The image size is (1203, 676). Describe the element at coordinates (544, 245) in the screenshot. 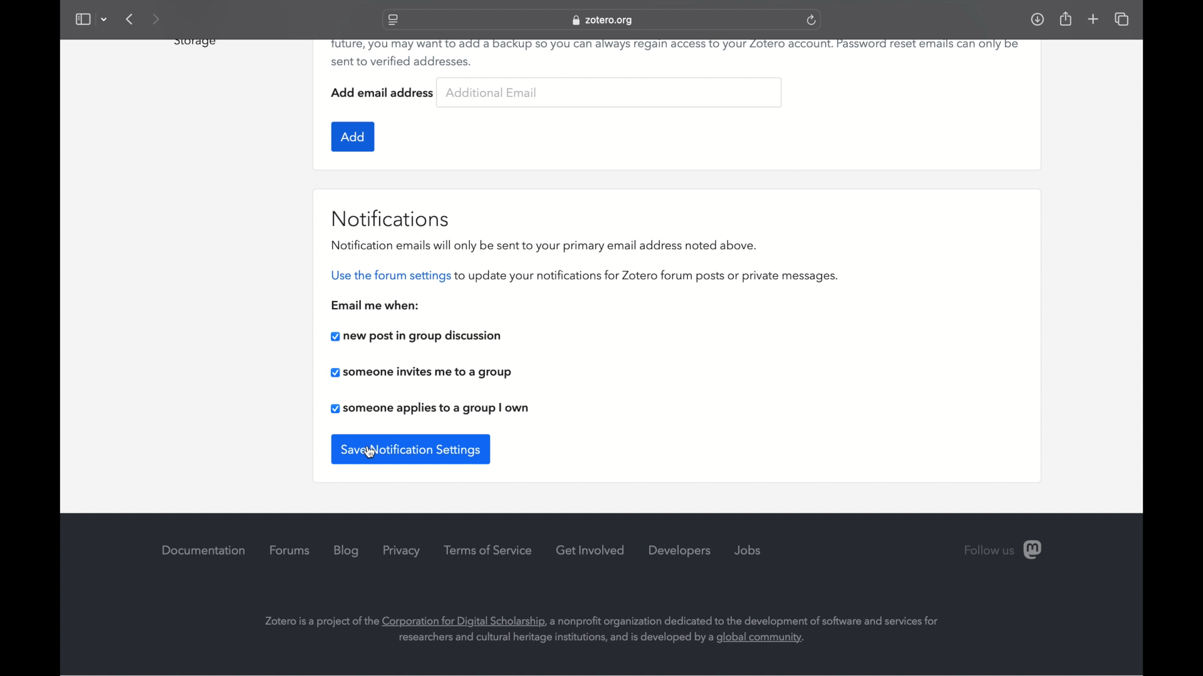

I see `notification emails will only be sent to your primary email address noted a` at that location.